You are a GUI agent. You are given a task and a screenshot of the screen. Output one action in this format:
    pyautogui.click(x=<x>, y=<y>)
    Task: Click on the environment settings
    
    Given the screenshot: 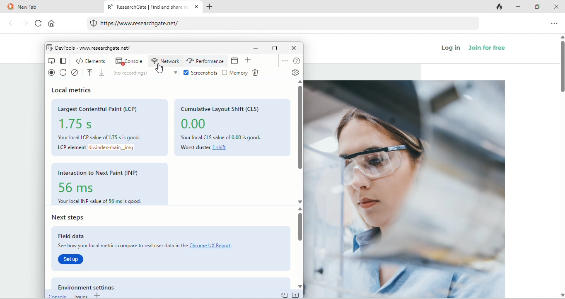 What is the action you would take?
    pyautogui.click(x=96, y=286)
    